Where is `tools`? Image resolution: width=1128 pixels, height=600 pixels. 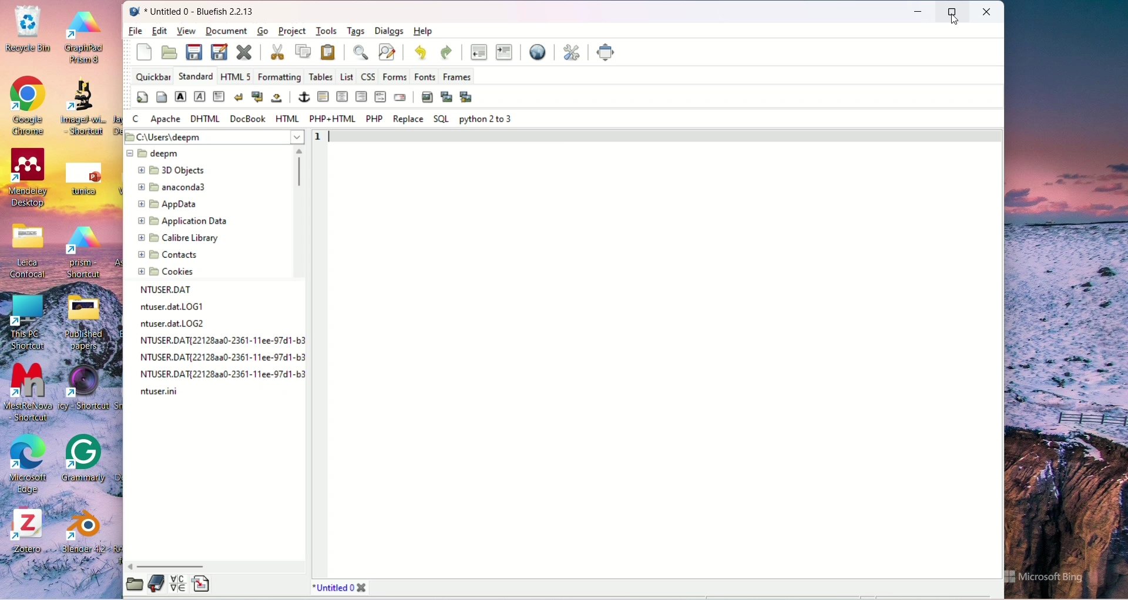
tools is located at coordinates (326, 31).